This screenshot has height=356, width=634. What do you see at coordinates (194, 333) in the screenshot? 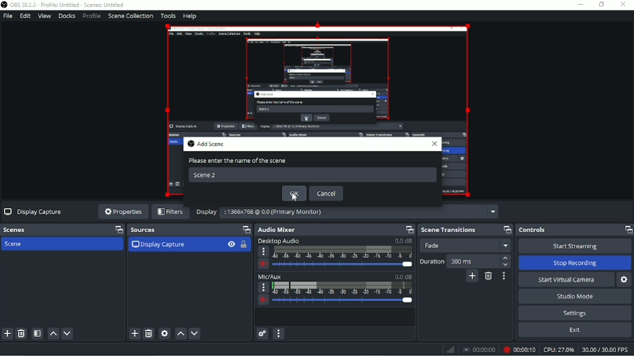
I see `Move source(s) down` at bounding box center [194, 333].